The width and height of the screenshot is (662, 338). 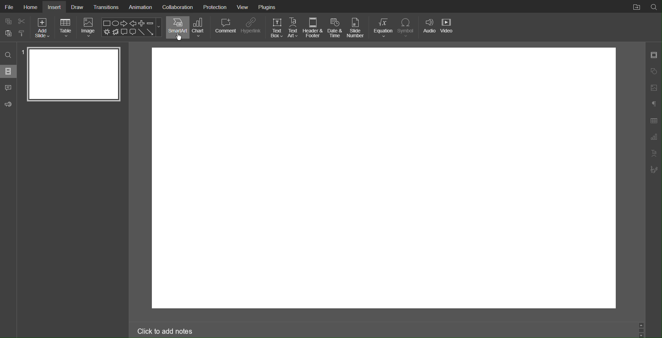 What do you see at coordinates (177, 28) in the screenshot?
I see `SmartArt` at bounding box center [177, 28].